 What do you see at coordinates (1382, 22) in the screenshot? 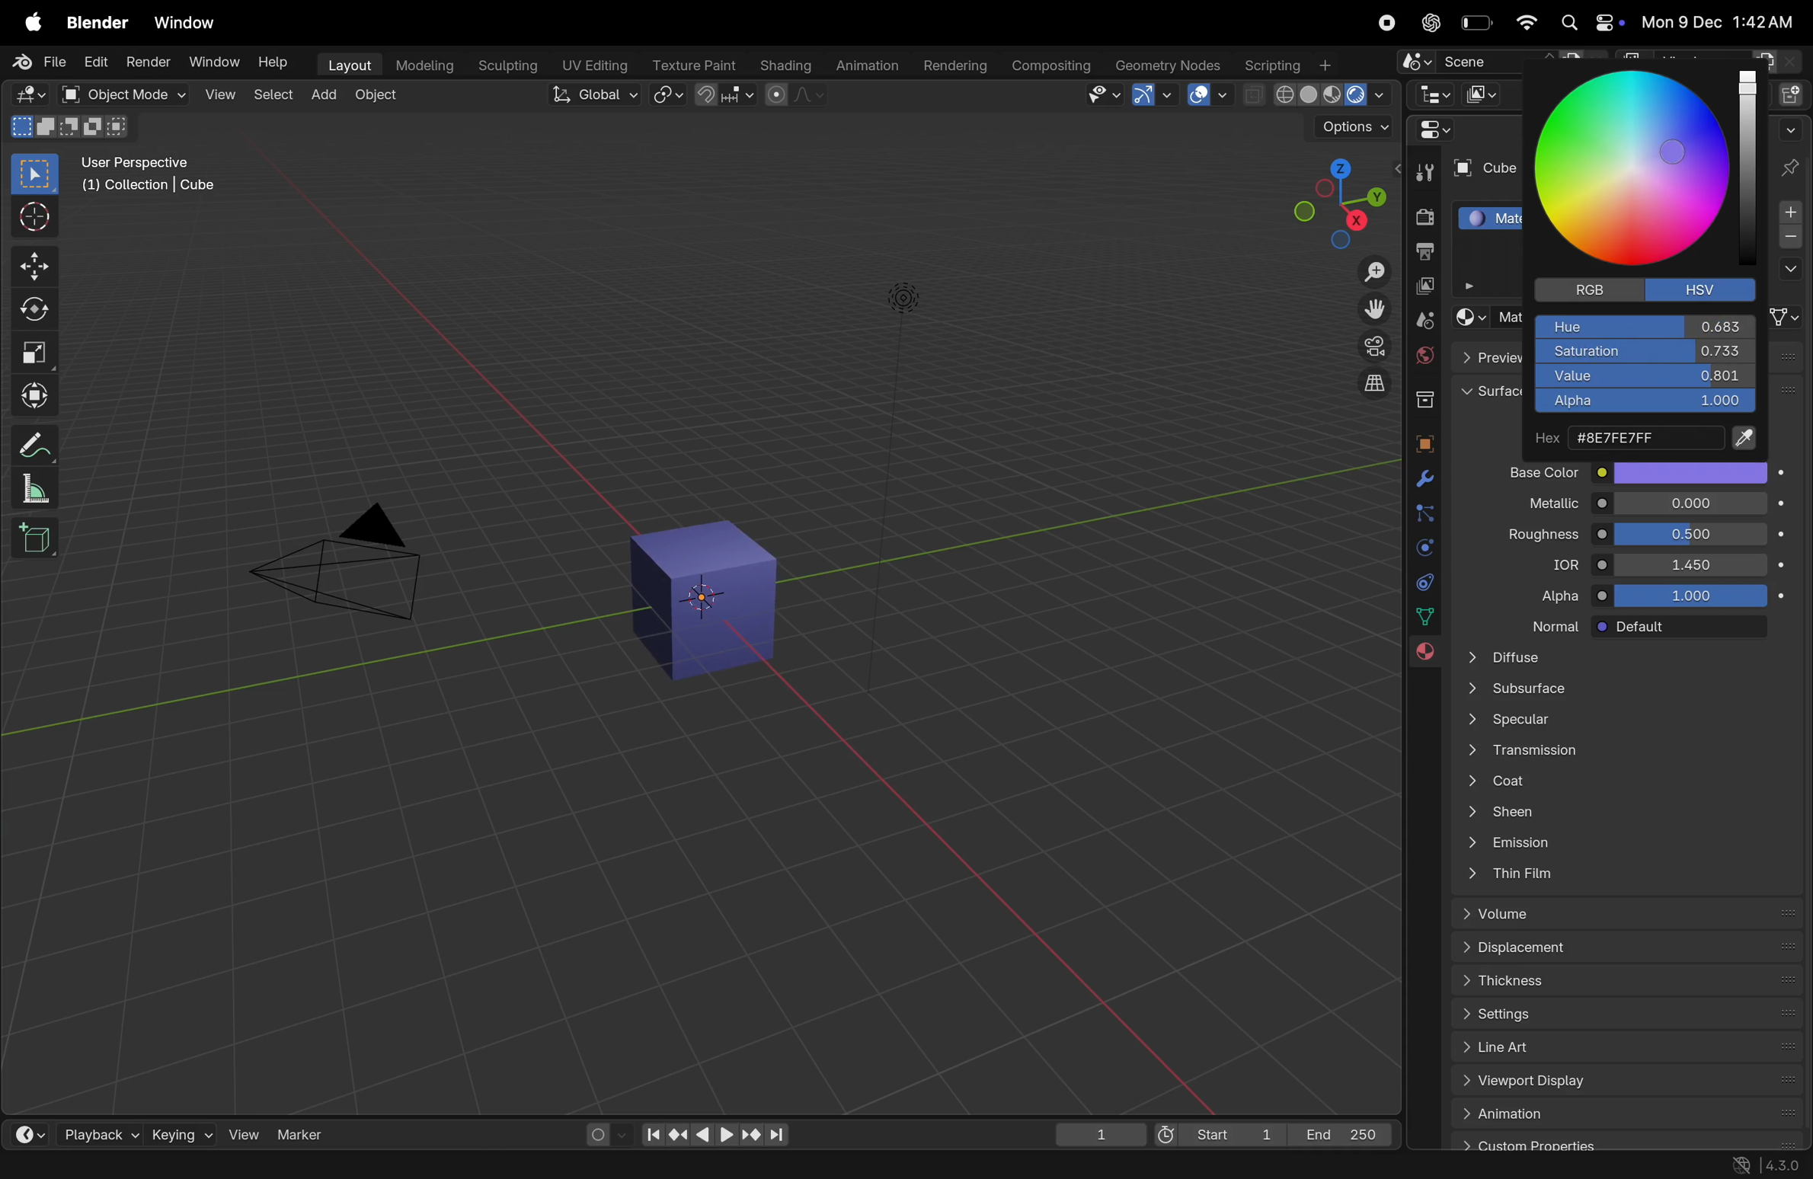
I see `record` at bounding box center [1382, 22].